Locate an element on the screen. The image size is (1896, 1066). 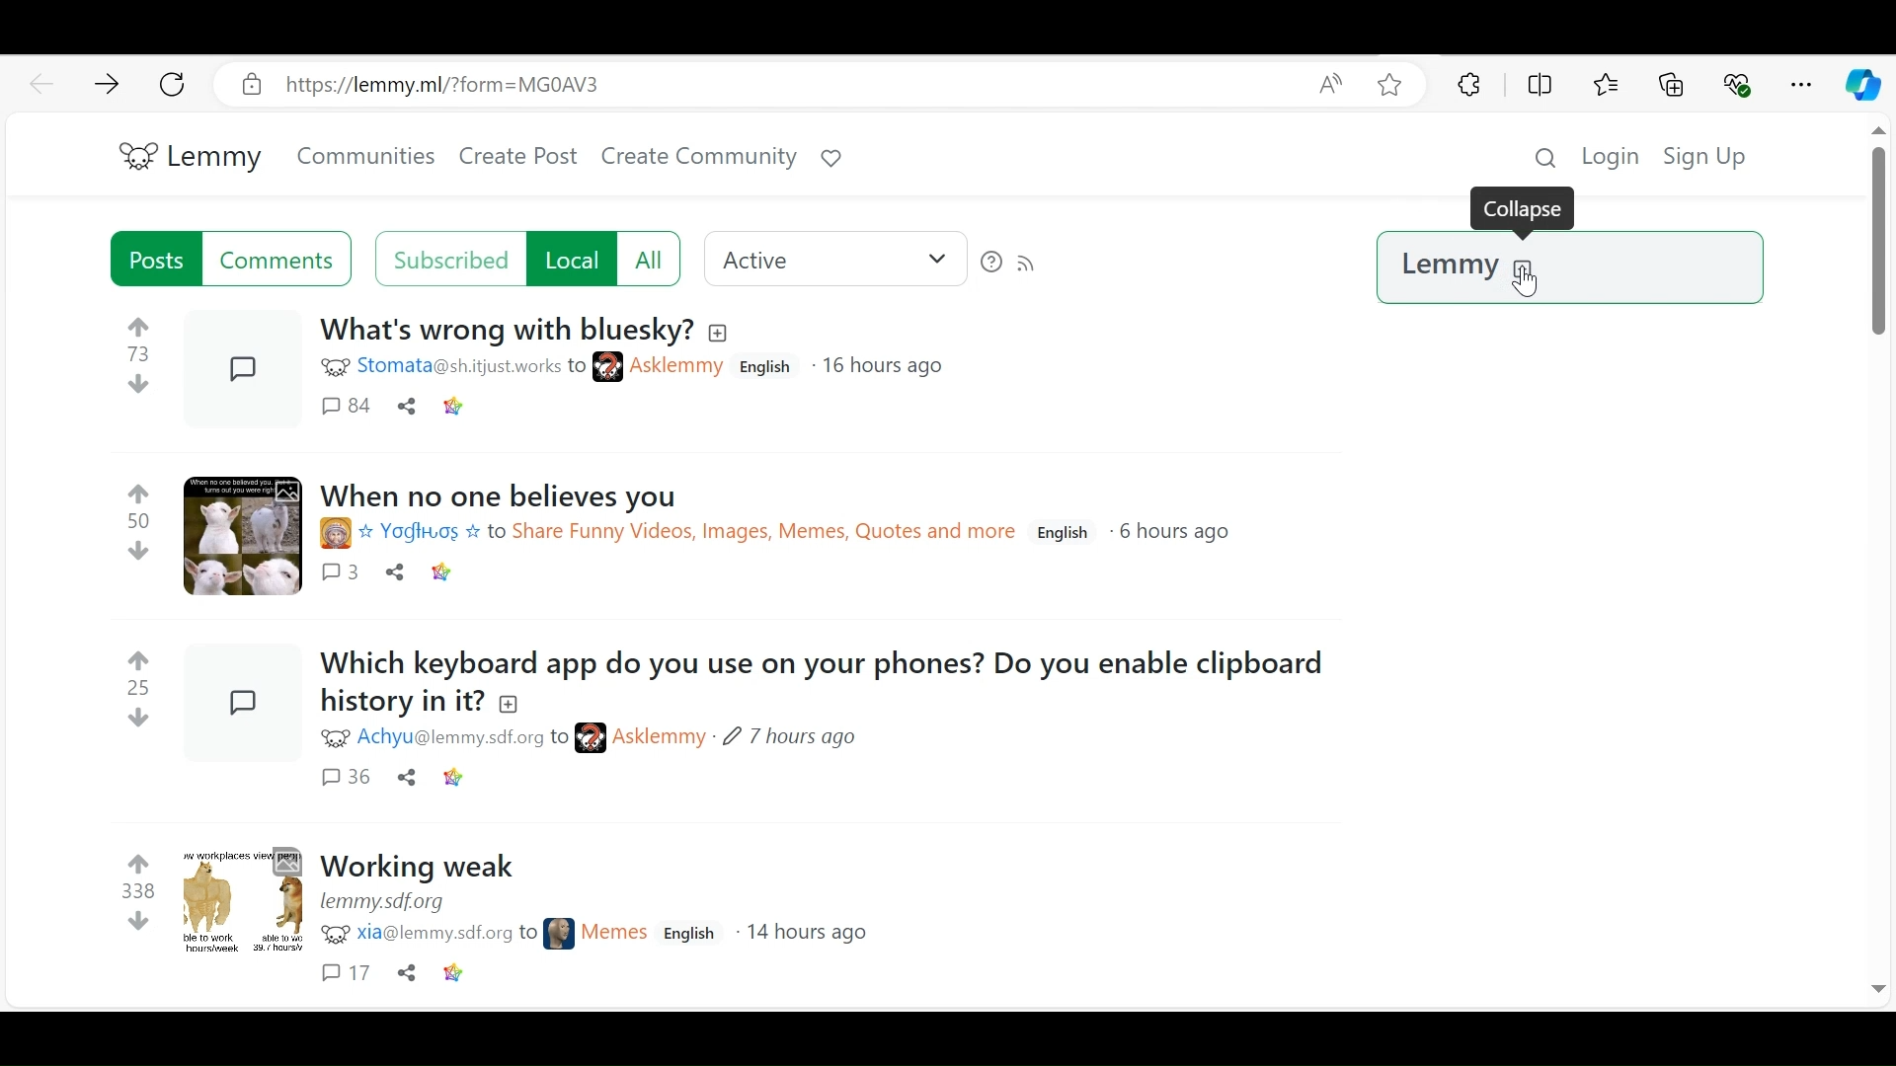
icon is located at coordinates (560, 932).